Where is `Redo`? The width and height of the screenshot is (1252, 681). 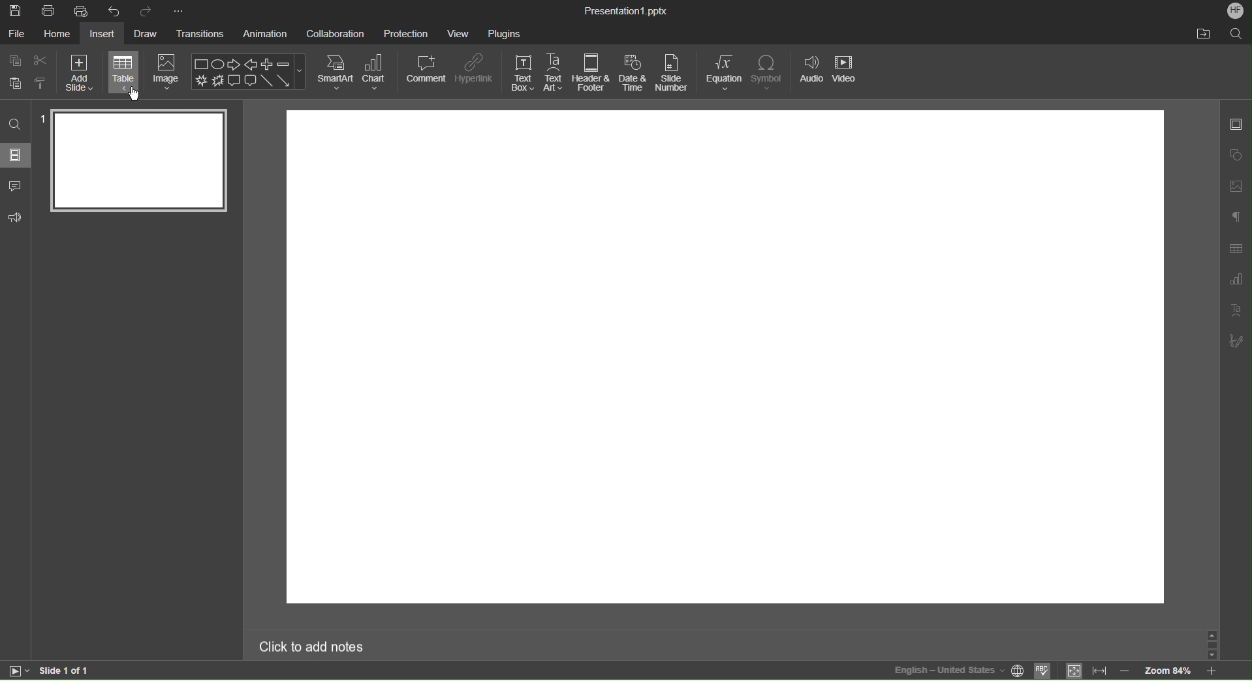 Redo is located at coordinates (150, 11).